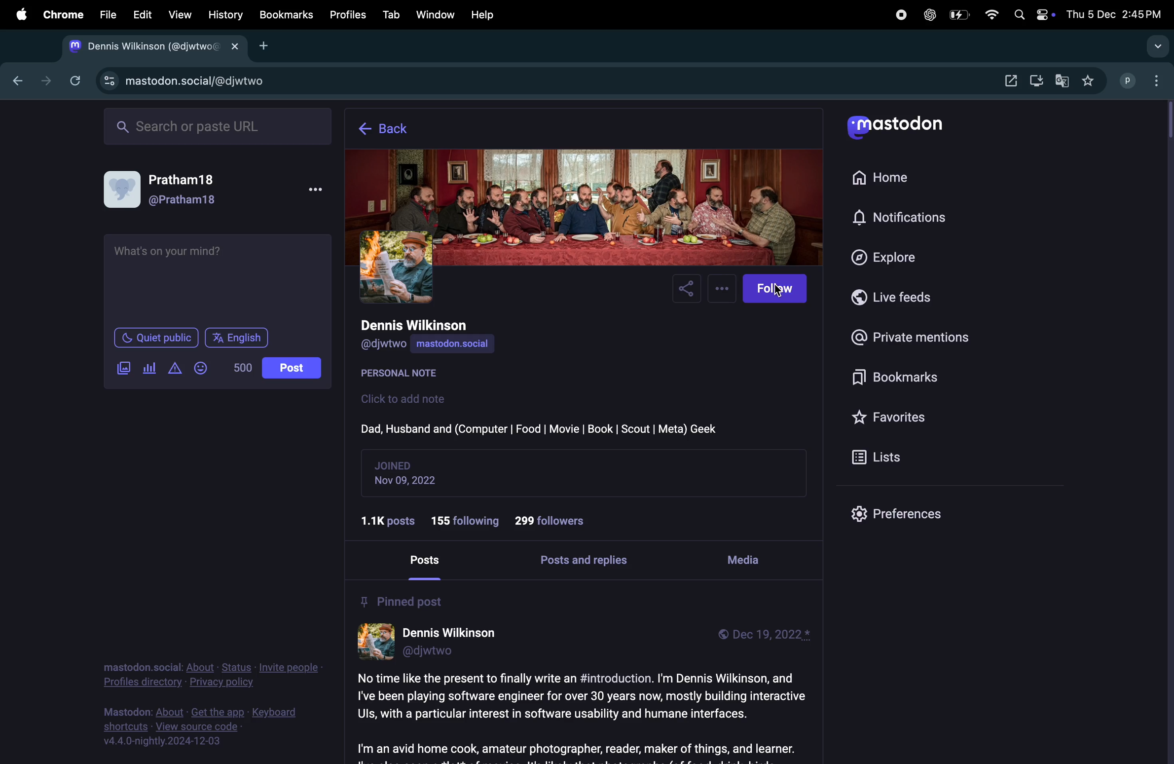 Image resolution: width=1174 pixels, height=764 pixels. I want to click on 1.1 k post, so click(391, 520).